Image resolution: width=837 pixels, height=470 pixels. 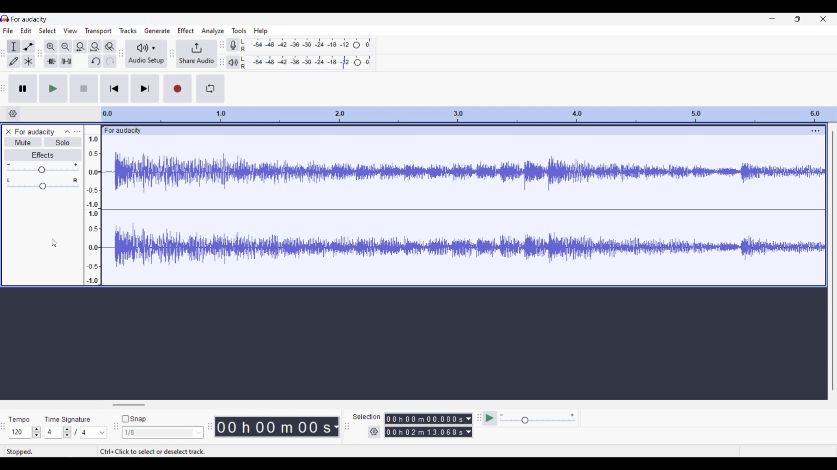 What do you see at coordinates (424, 432) in the screenshot?
I see `00 h 02 m 13.068 s` at bounding box center [424, 432].